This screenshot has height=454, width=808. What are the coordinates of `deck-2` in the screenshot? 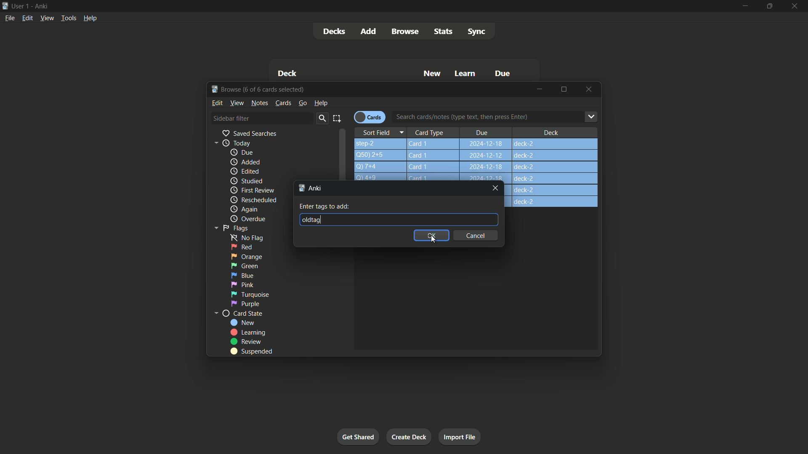 It's located at (553, 194).